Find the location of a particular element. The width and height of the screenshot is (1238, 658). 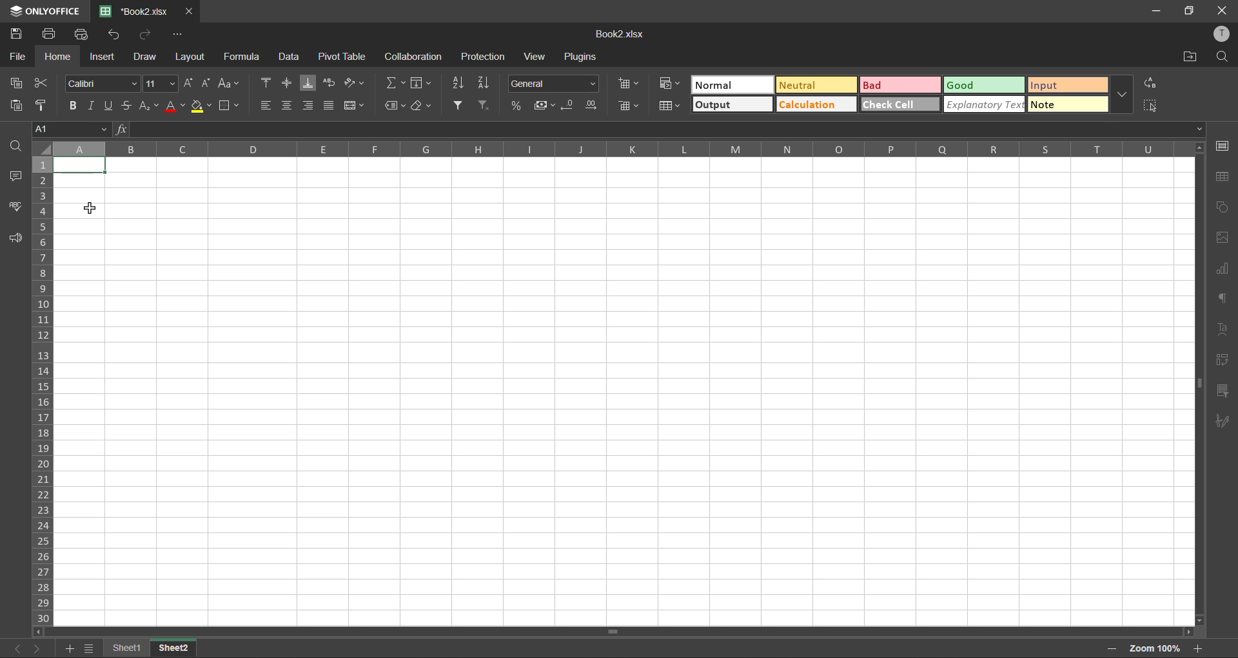

check cell is located at coordinates (899, 105).